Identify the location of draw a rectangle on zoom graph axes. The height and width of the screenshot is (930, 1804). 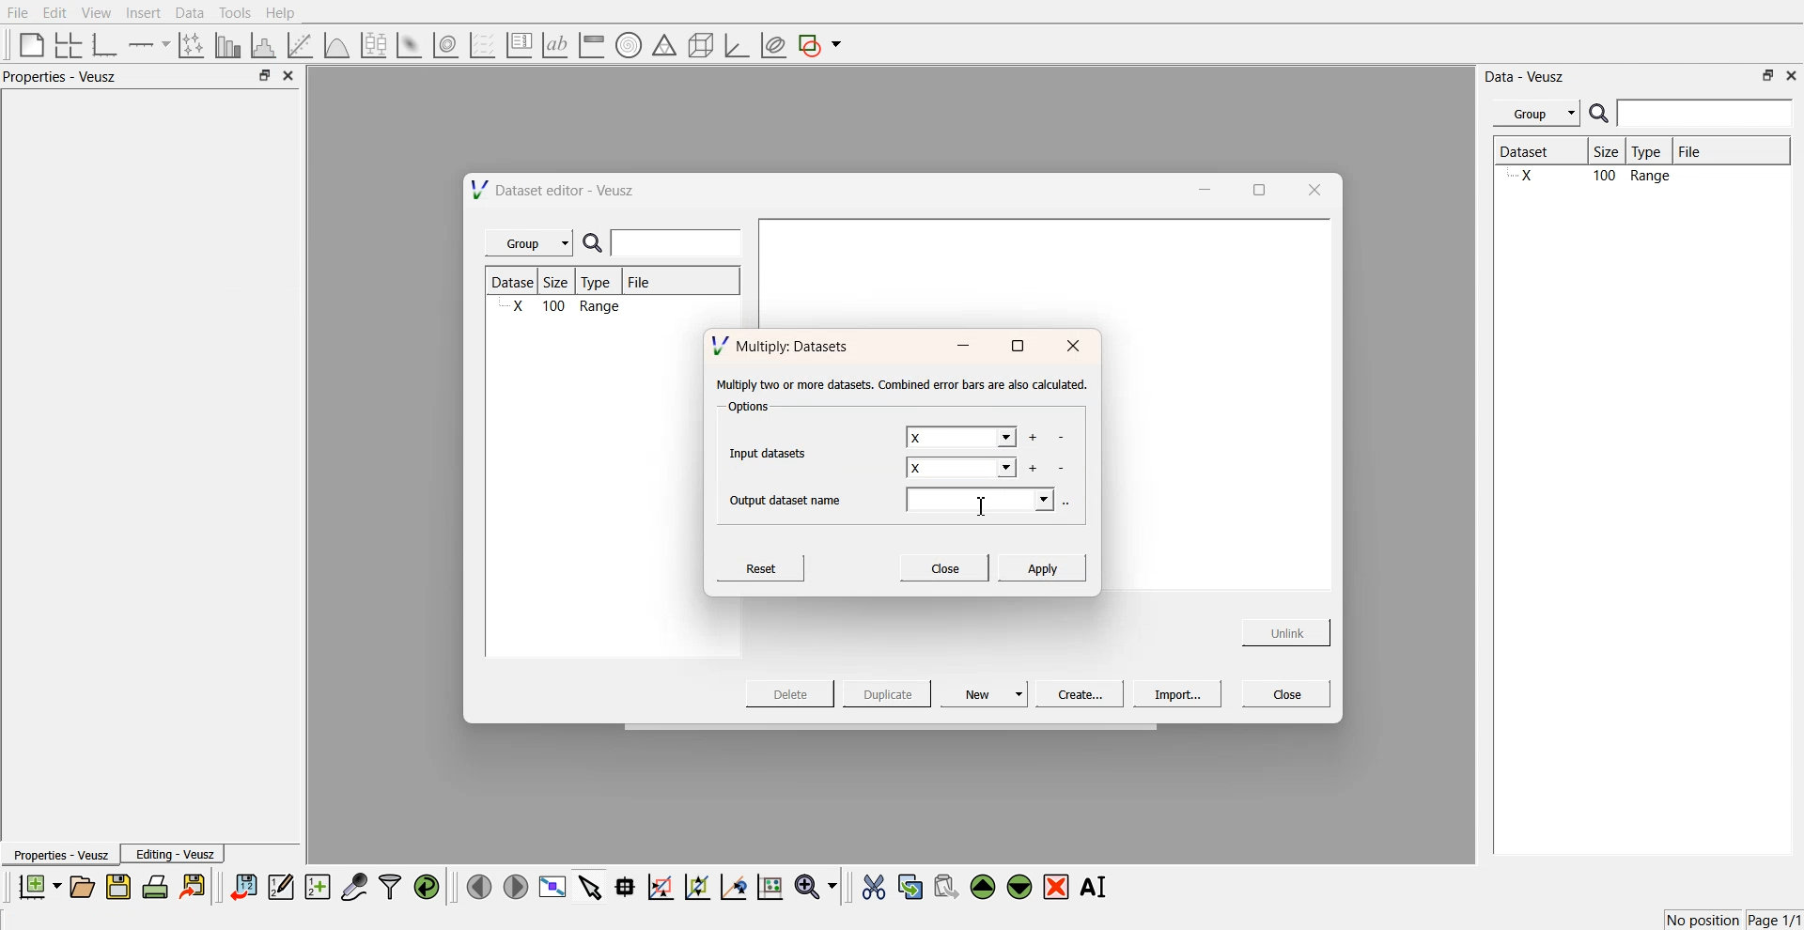
(660, 885).